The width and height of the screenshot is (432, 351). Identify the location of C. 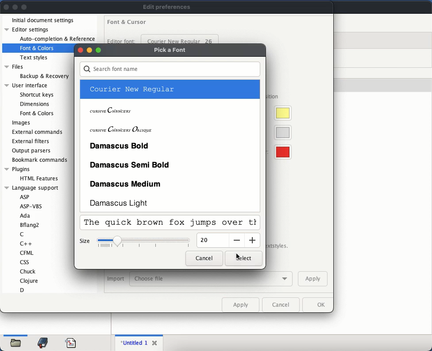
(23, 234).